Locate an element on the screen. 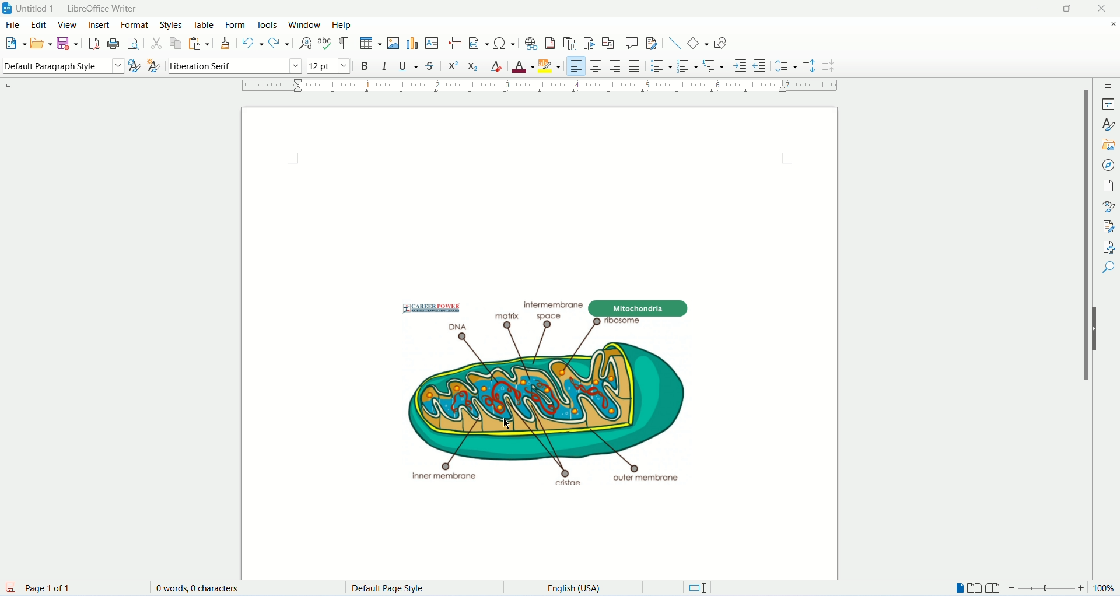  ruler is located at coordinates (548, 86).